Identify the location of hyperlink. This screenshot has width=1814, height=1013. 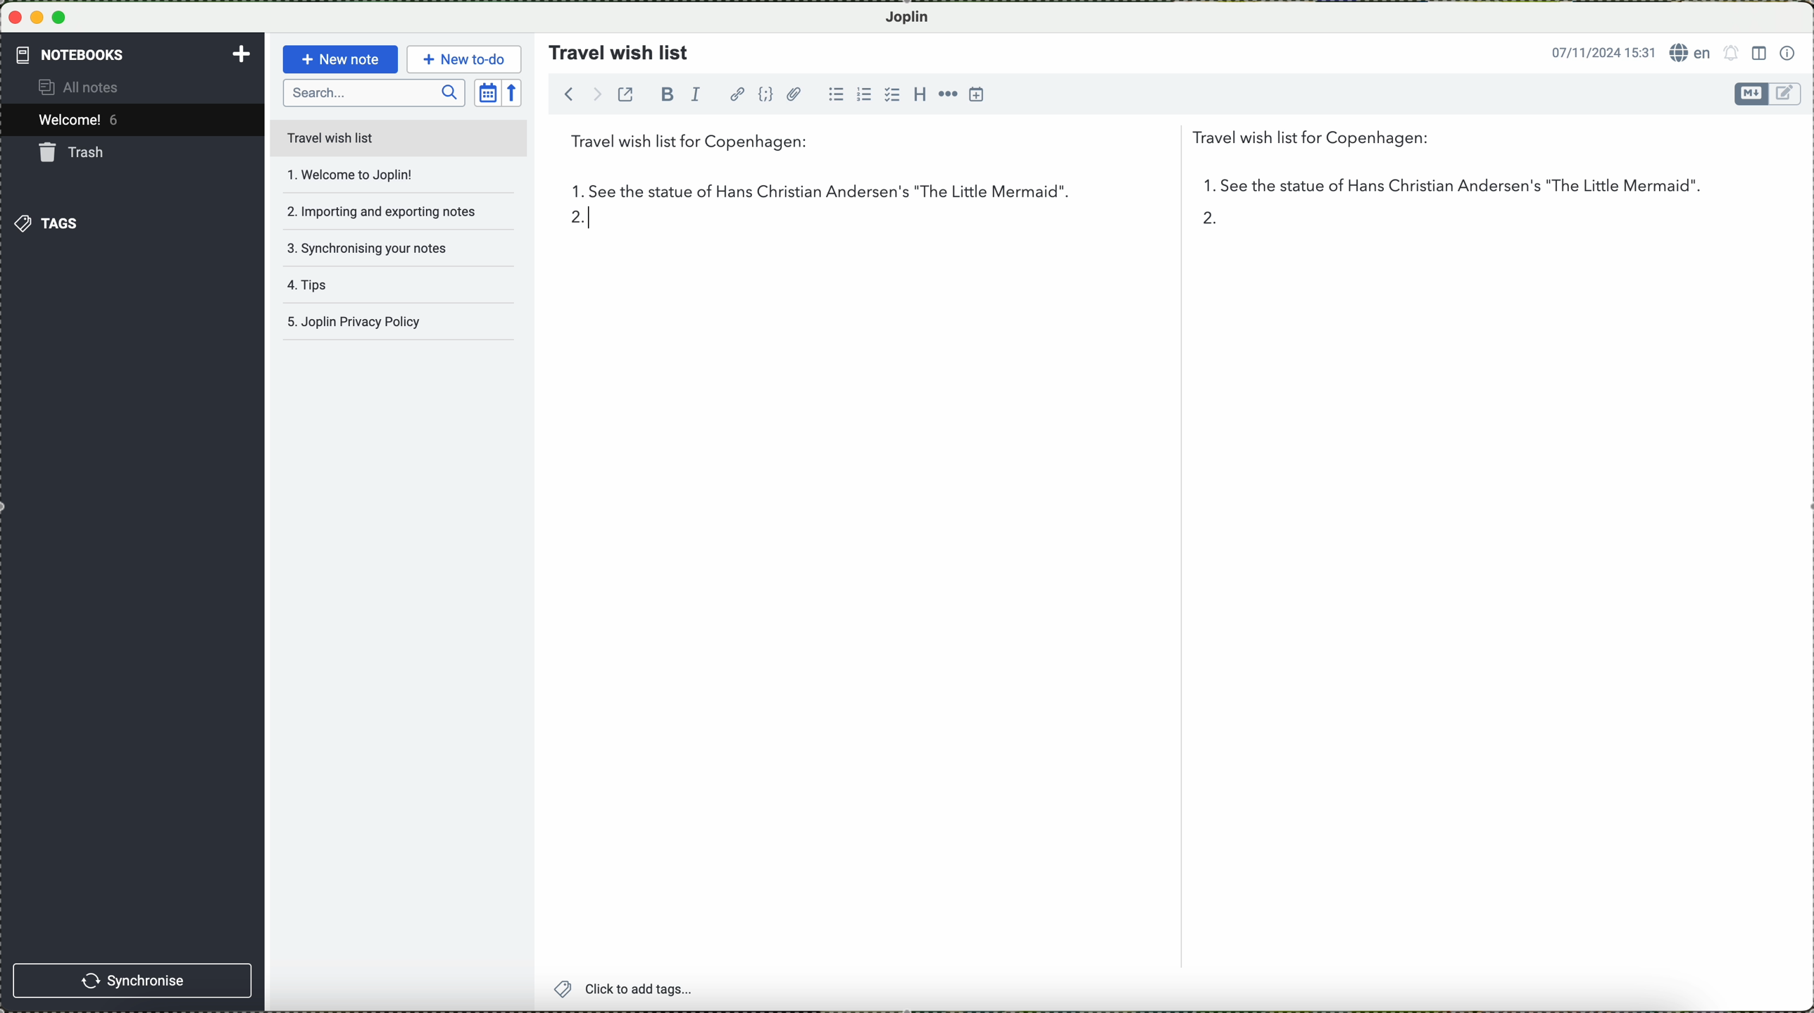
(737, 94).